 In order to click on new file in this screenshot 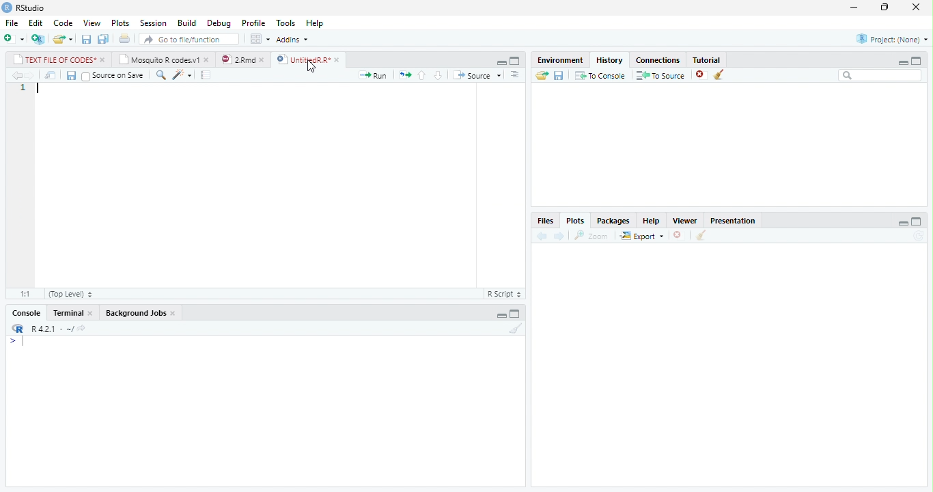, I will do `click(14, 38)`.